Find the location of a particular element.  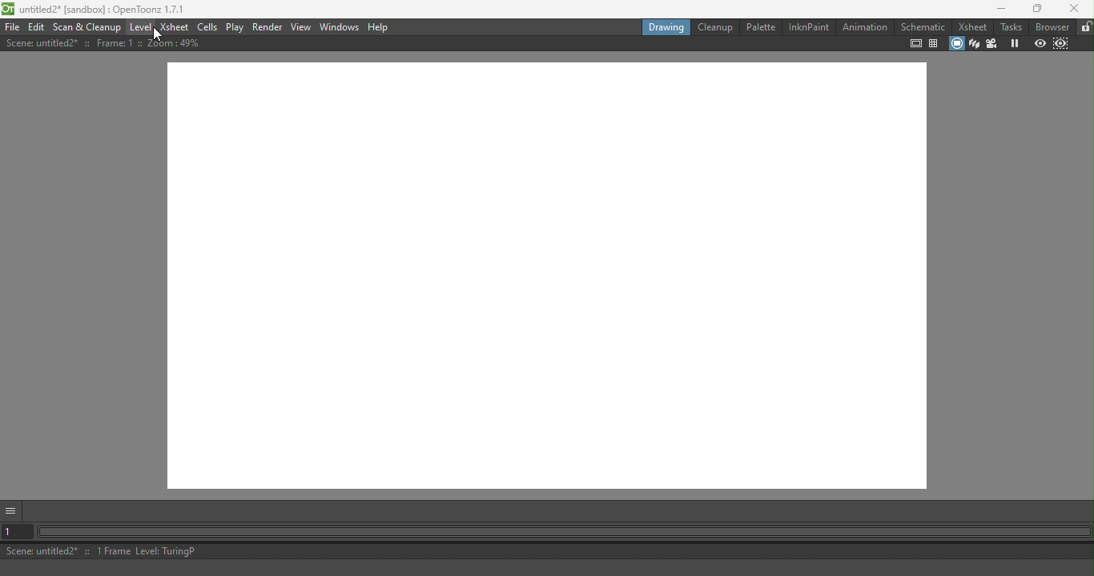

Preview is located at coordinates (1039, 44).